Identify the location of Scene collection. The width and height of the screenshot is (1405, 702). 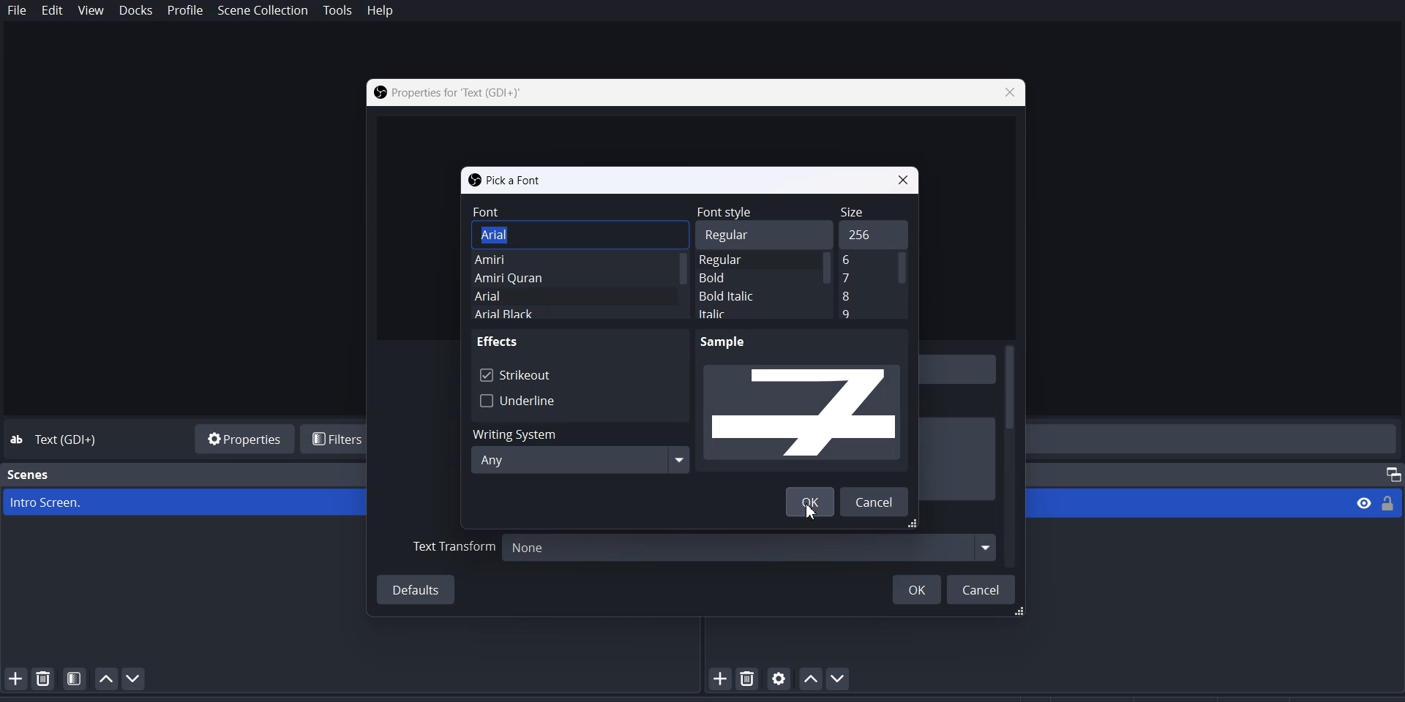
(264, 11).